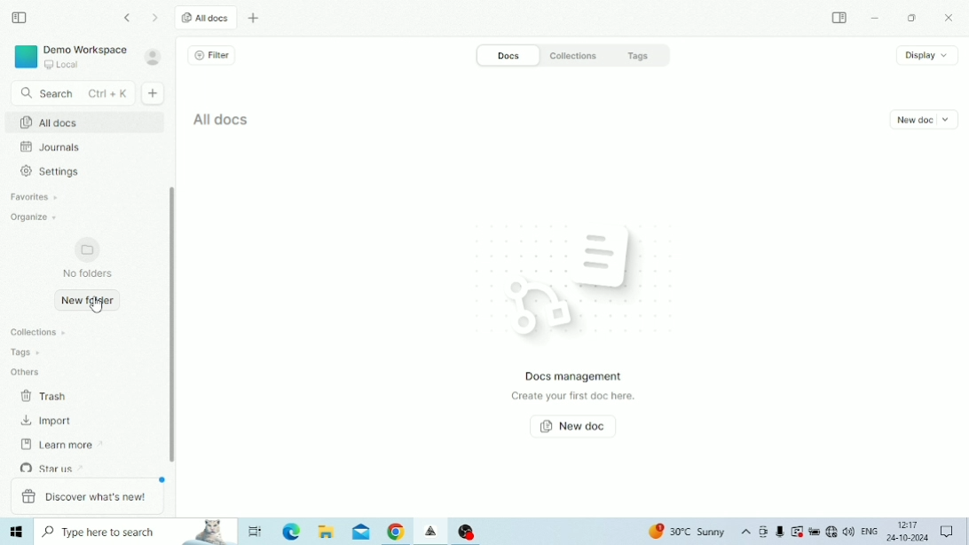 This screenshot has height=545, width=969. I want to click on Tags, so click(648, 55).